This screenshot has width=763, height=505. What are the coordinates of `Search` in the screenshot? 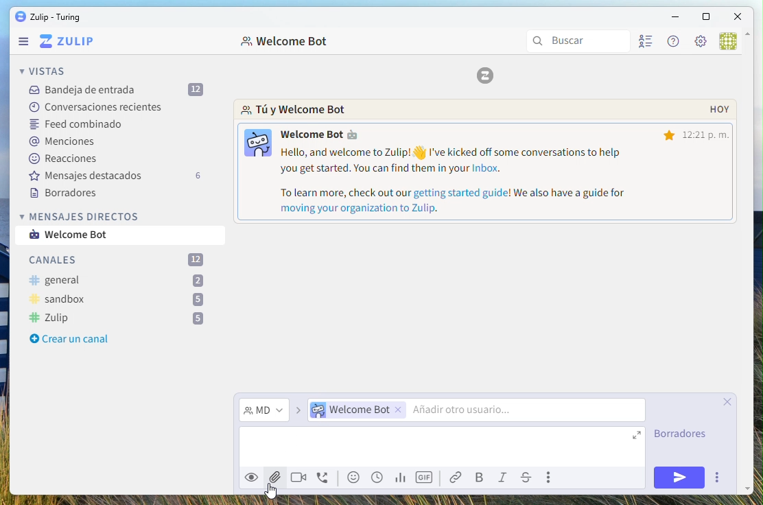 It's located at (579, 41).